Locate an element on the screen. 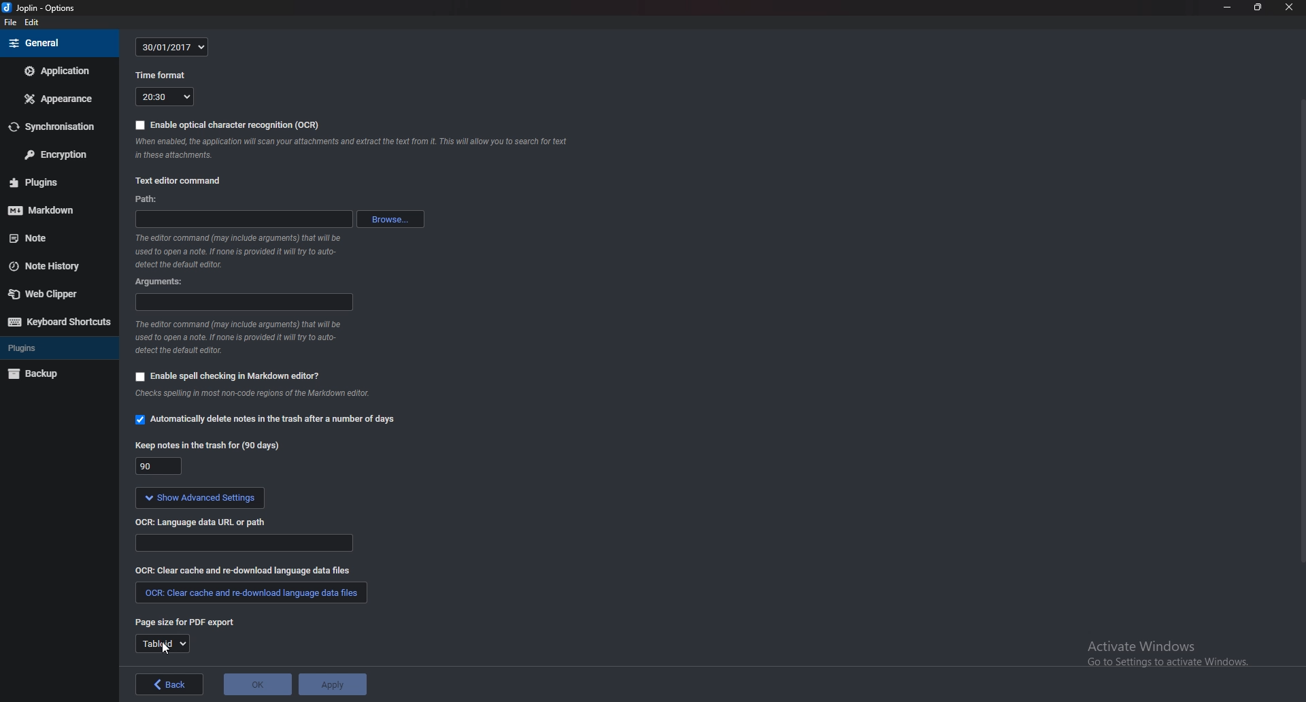 The image size is (1306, 702). note is located at coordinates (46, 238).